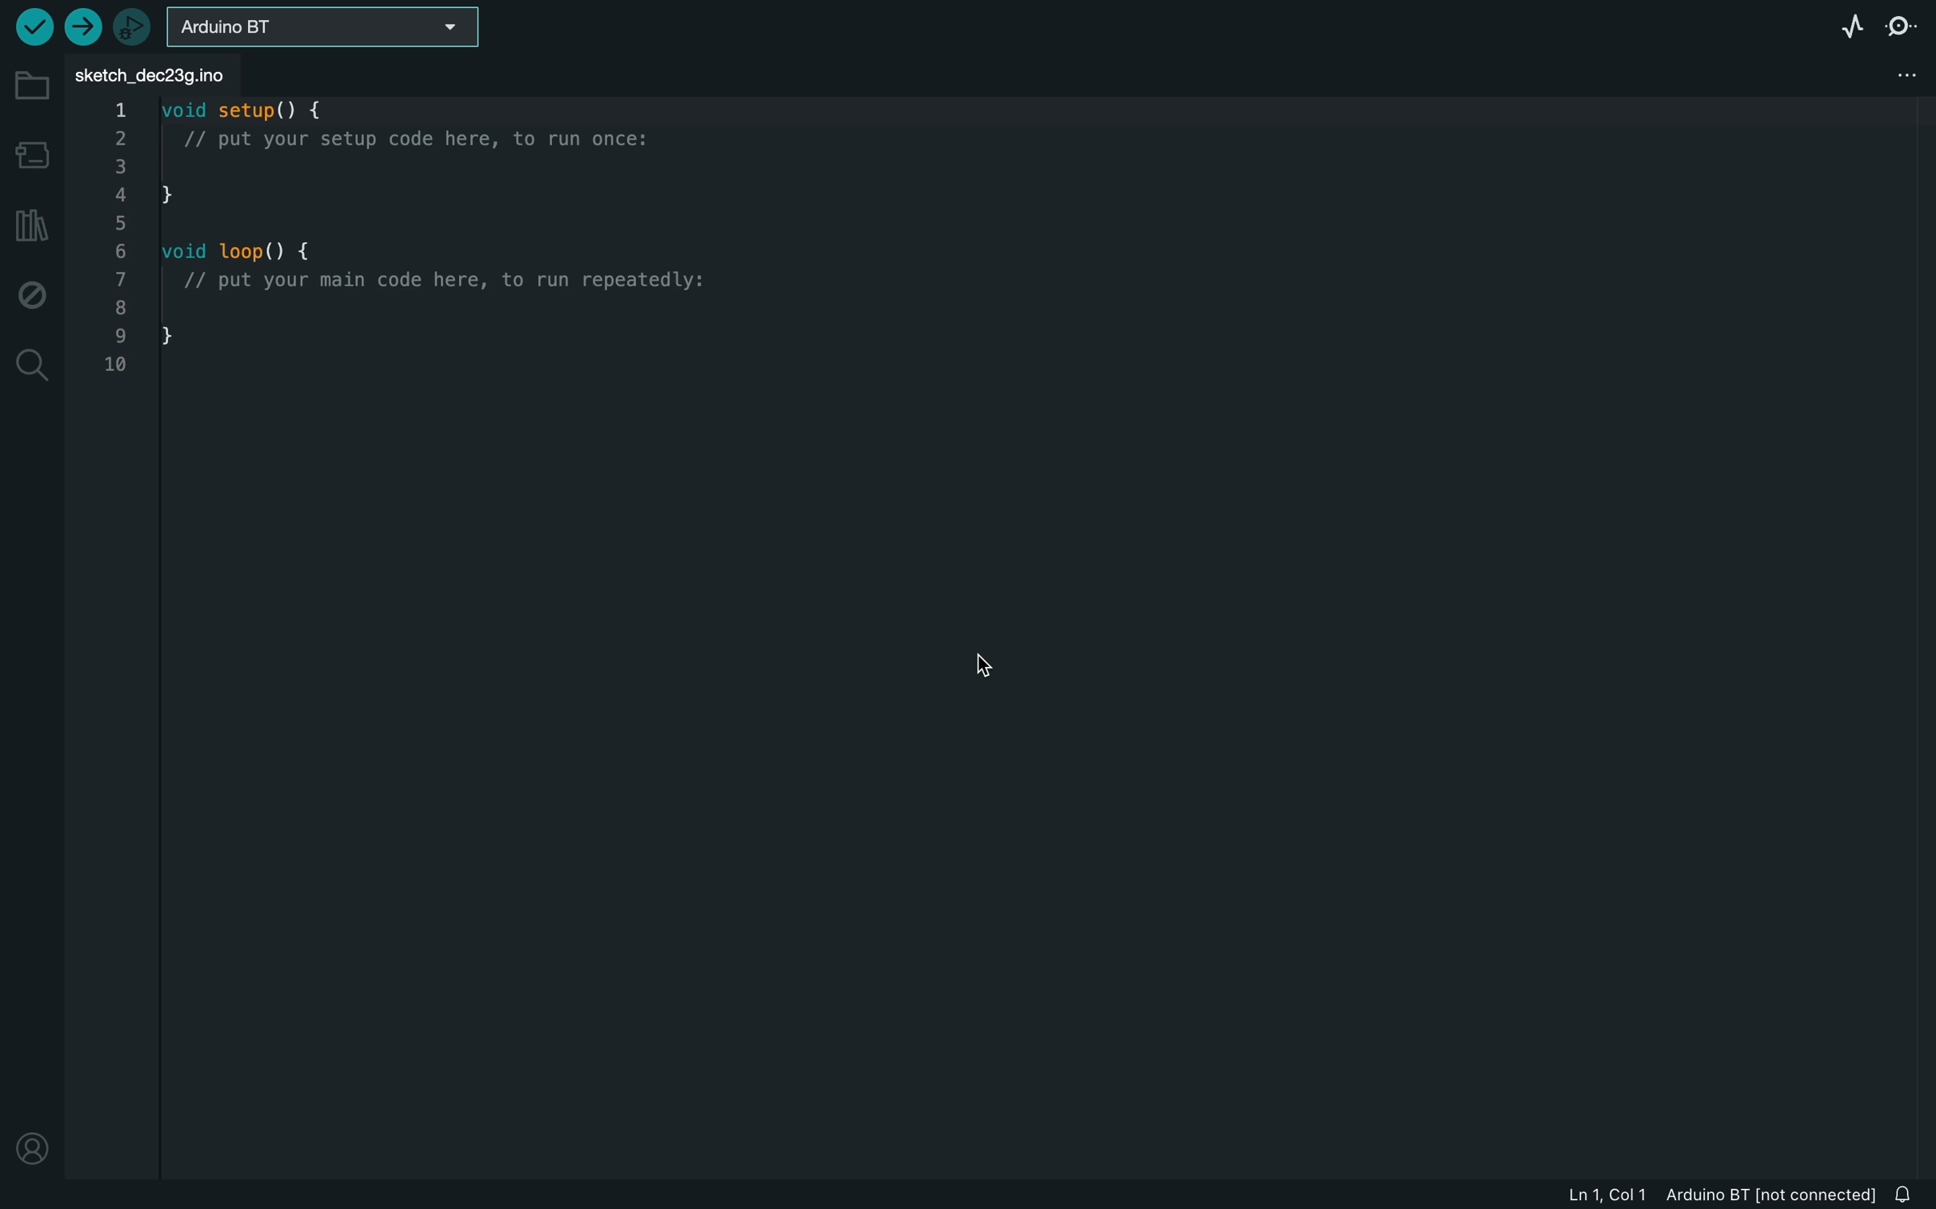 The width and height of the screenshot is (1936, 1209). Describe the element at coordinates (32, 85) in the screenshot. I see `folder` at that location.